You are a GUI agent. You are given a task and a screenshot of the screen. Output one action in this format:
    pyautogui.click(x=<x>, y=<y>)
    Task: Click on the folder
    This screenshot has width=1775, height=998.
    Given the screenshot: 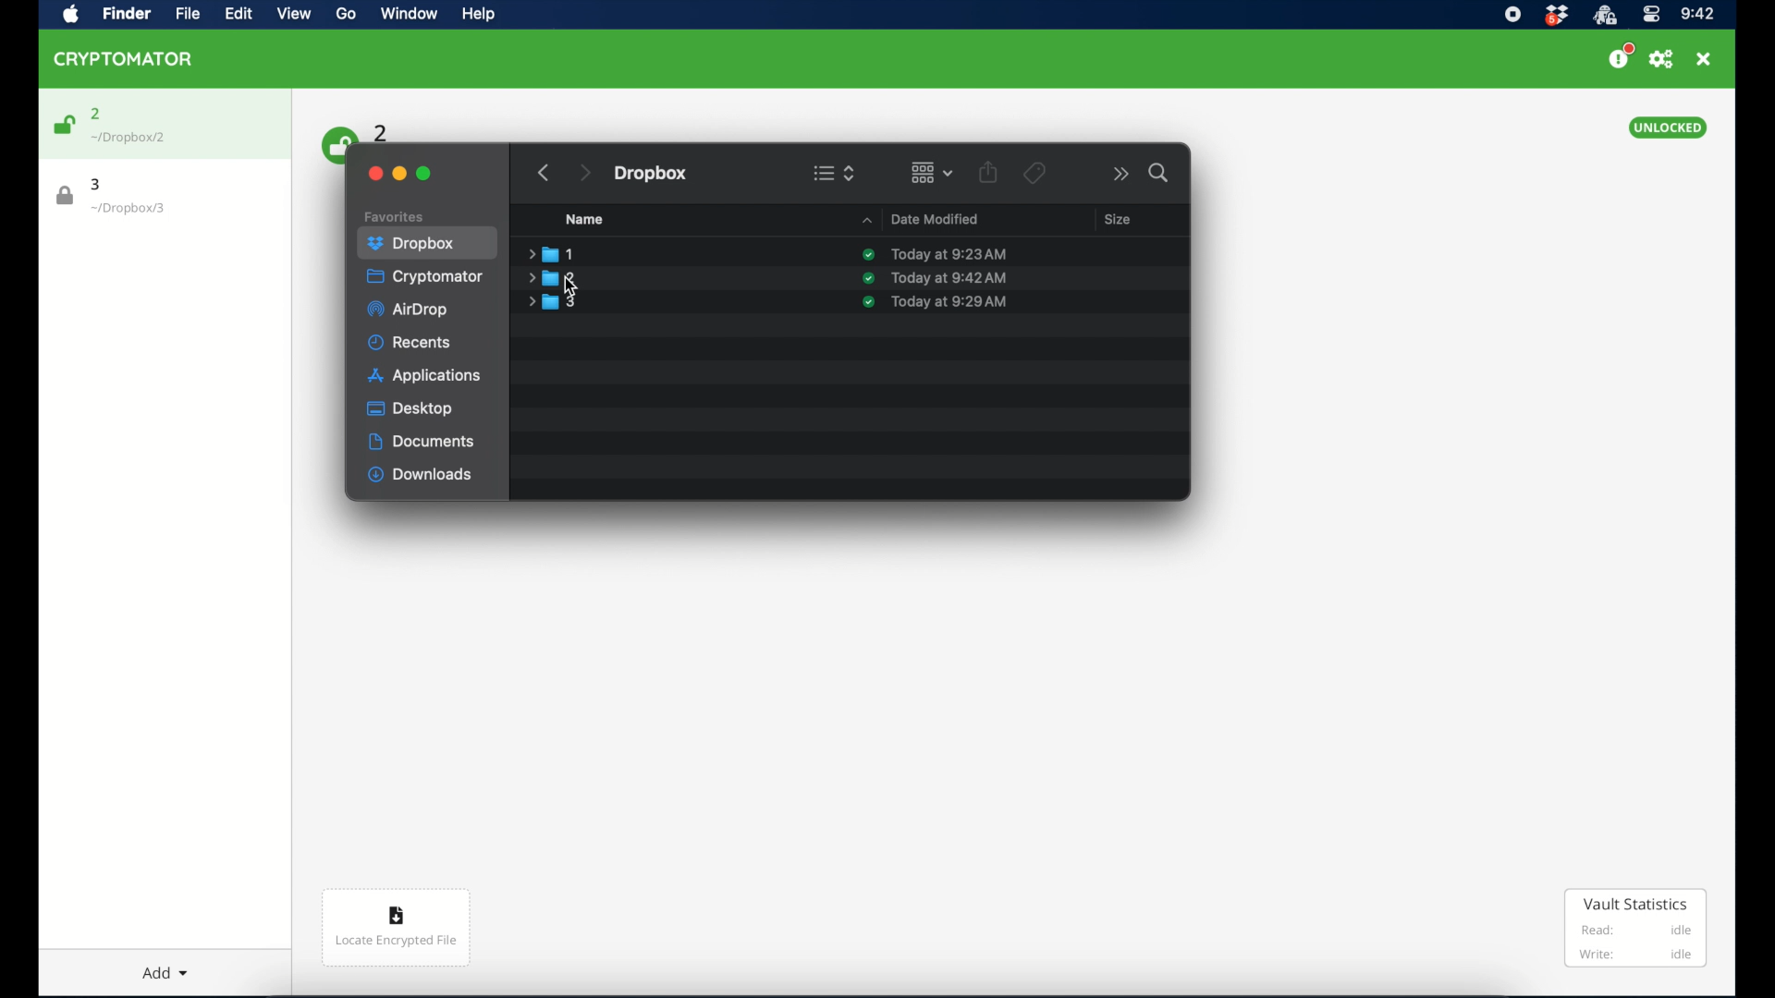 What is the action you would take?
    pyautogui.click(x=551, y=253)
    